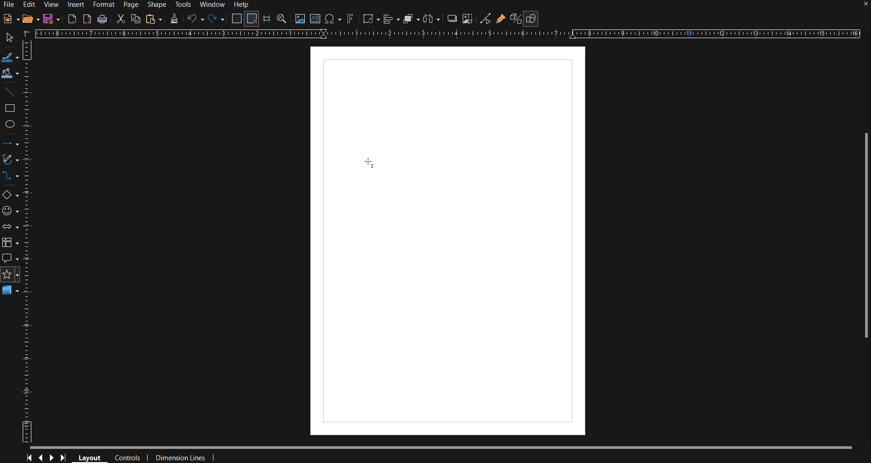  I want to click on File, so click(10, 4).